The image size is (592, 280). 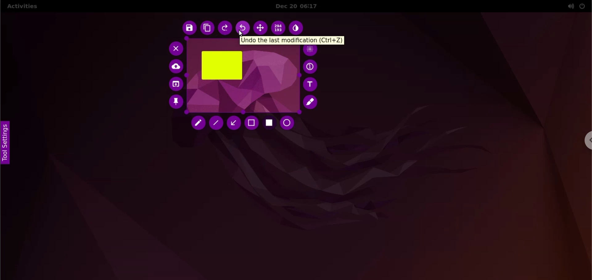 I want to click on move selection, so click(x=260, y=28).